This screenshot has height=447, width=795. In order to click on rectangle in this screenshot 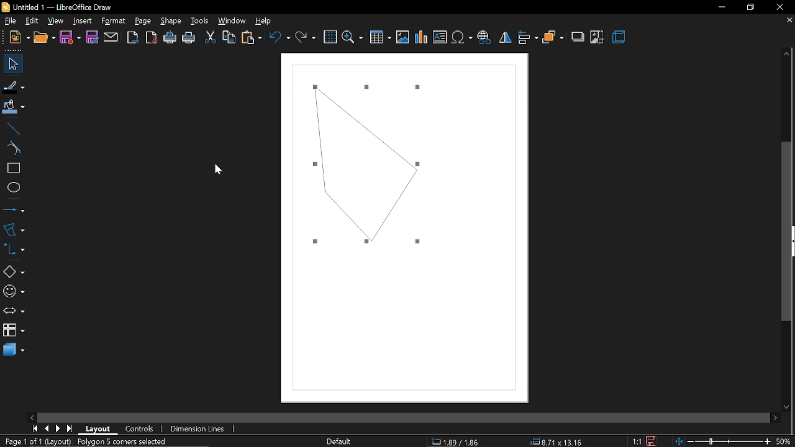, I will do `click(12, 169)`.